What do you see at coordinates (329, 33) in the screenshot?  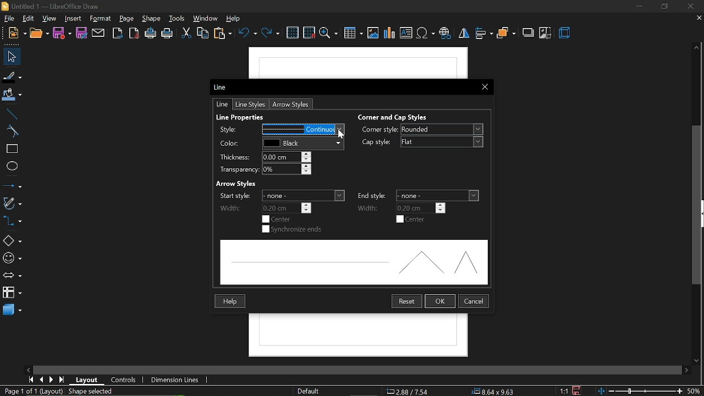 I see `zoom` at bounding box center [329, 33].